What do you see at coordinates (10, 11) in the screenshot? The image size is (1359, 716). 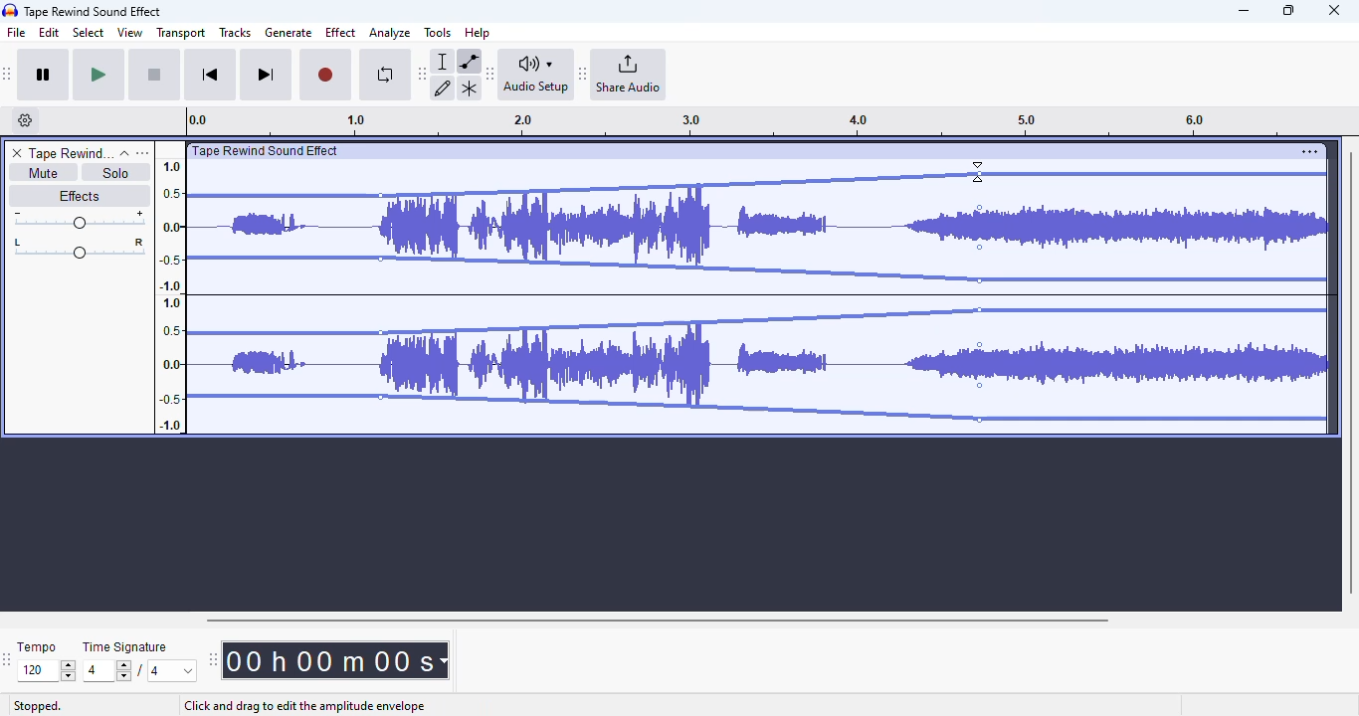 I see `Audacity logo` at bounding box center [10, 11].